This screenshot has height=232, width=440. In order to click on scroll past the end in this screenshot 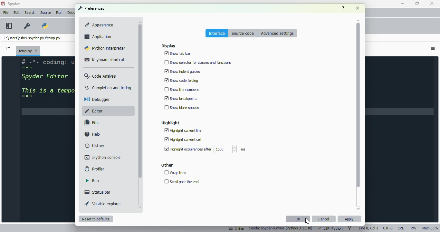, I will do `click(181, 181)`.